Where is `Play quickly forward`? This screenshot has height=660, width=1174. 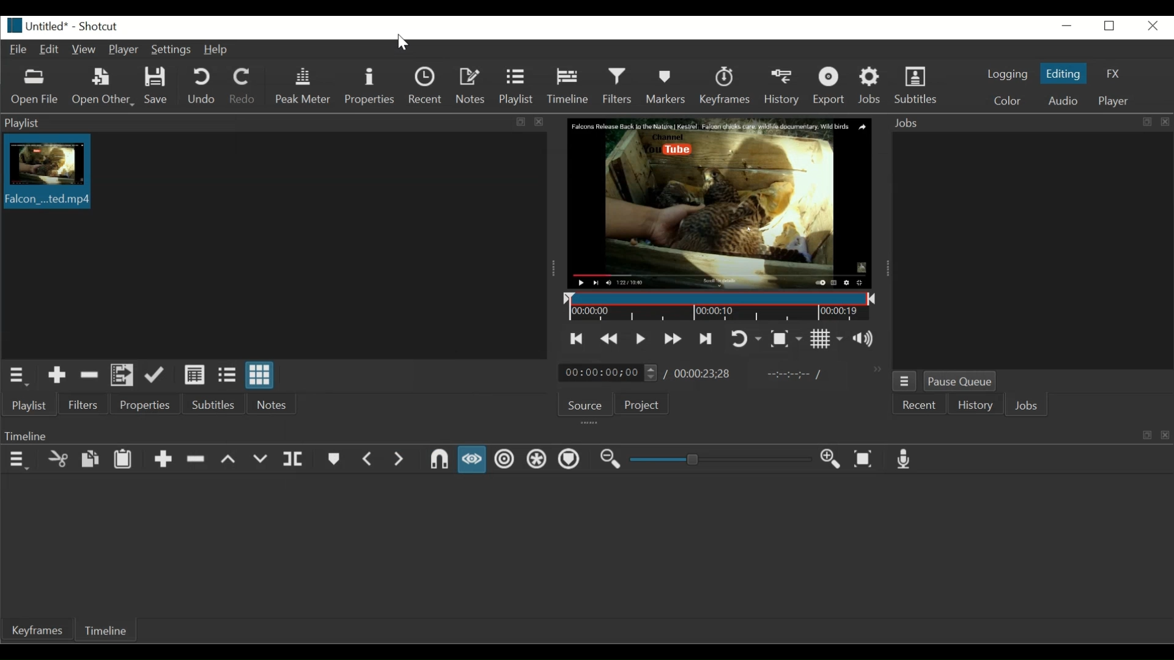
Play quickly forward is located at coordinates (672, 339).